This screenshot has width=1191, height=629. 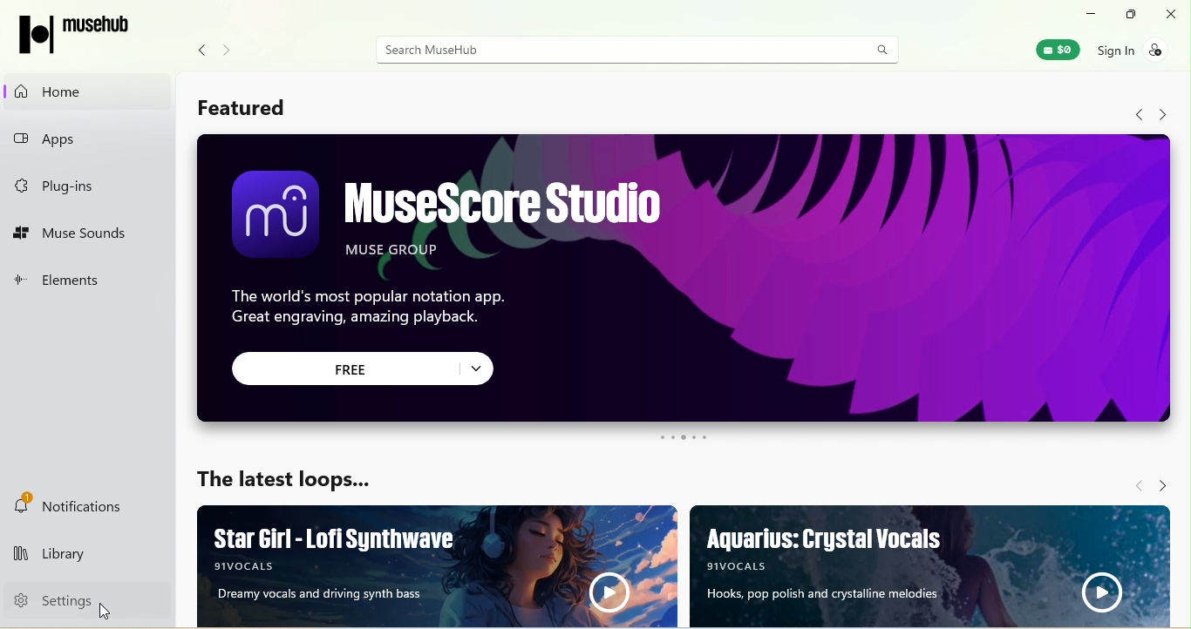 I want to click on The latest loops, so click(x=281, y=478).